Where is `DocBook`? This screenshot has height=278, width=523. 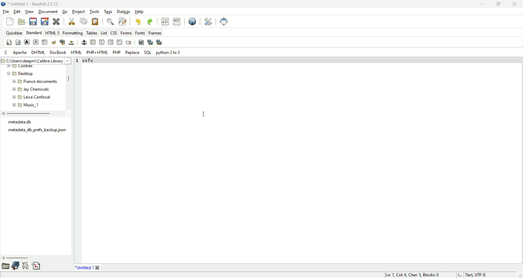
DocBook is located at coordinates (57, 52).